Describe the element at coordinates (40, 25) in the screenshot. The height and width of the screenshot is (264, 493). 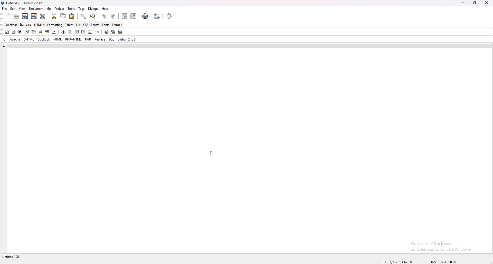
I see `html 5` at that location.